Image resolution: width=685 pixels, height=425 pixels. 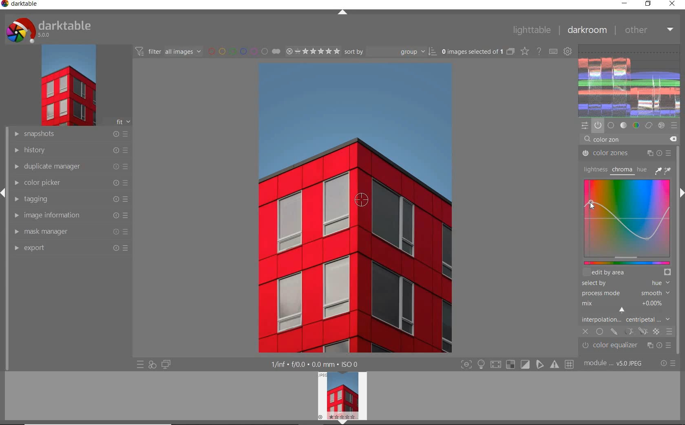 I want to click on quick access to presets, so click(x=140, y=365).